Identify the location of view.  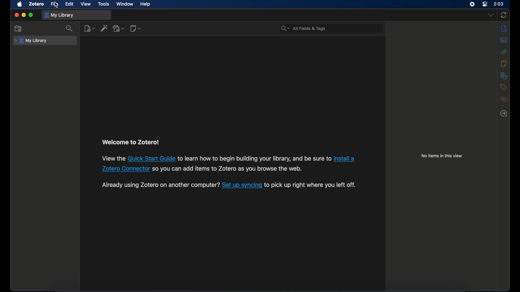
(86, 4).